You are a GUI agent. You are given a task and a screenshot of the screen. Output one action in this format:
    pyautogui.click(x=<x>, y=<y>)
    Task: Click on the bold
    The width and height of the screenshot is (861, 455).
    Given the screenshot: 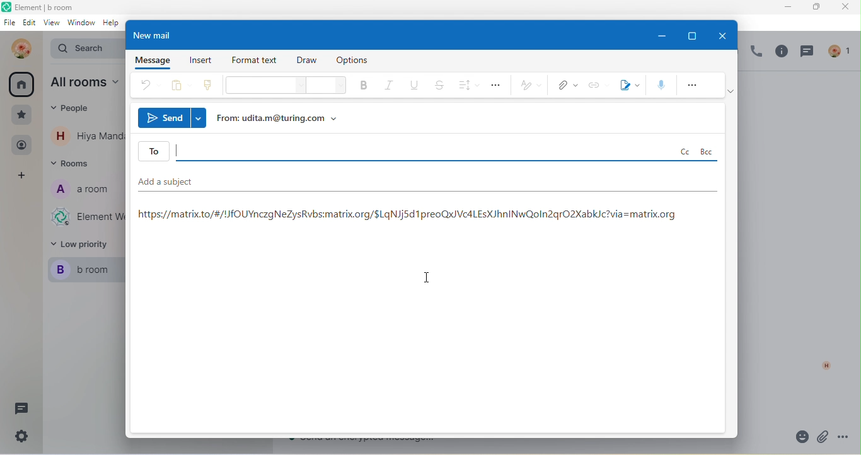 What is the action you would take?
    pyautogui.click(x=361, y=87)
    